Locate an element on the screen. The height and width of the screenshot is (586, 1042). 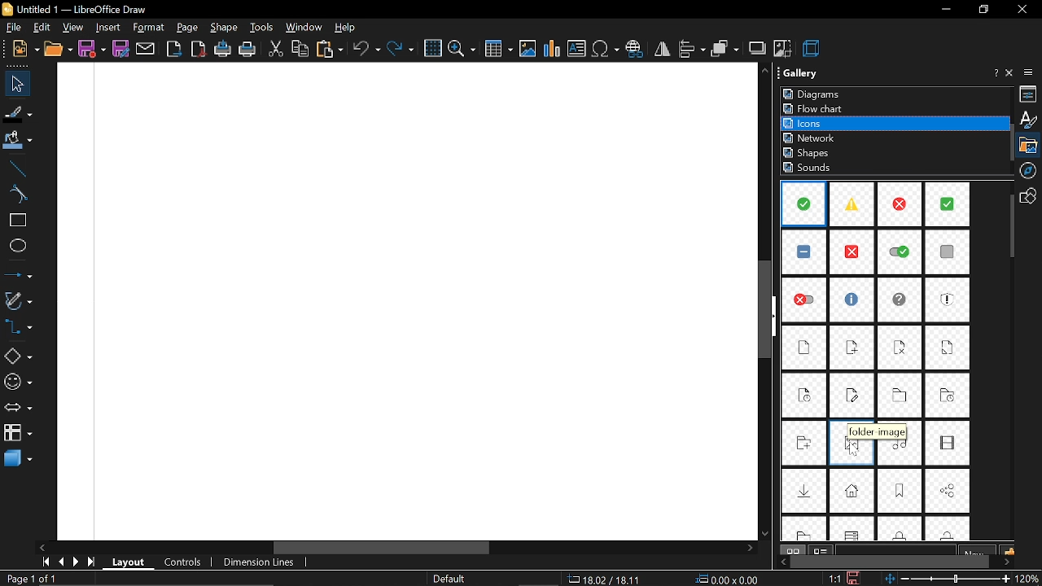
connector is located at coordinates (17, 329).